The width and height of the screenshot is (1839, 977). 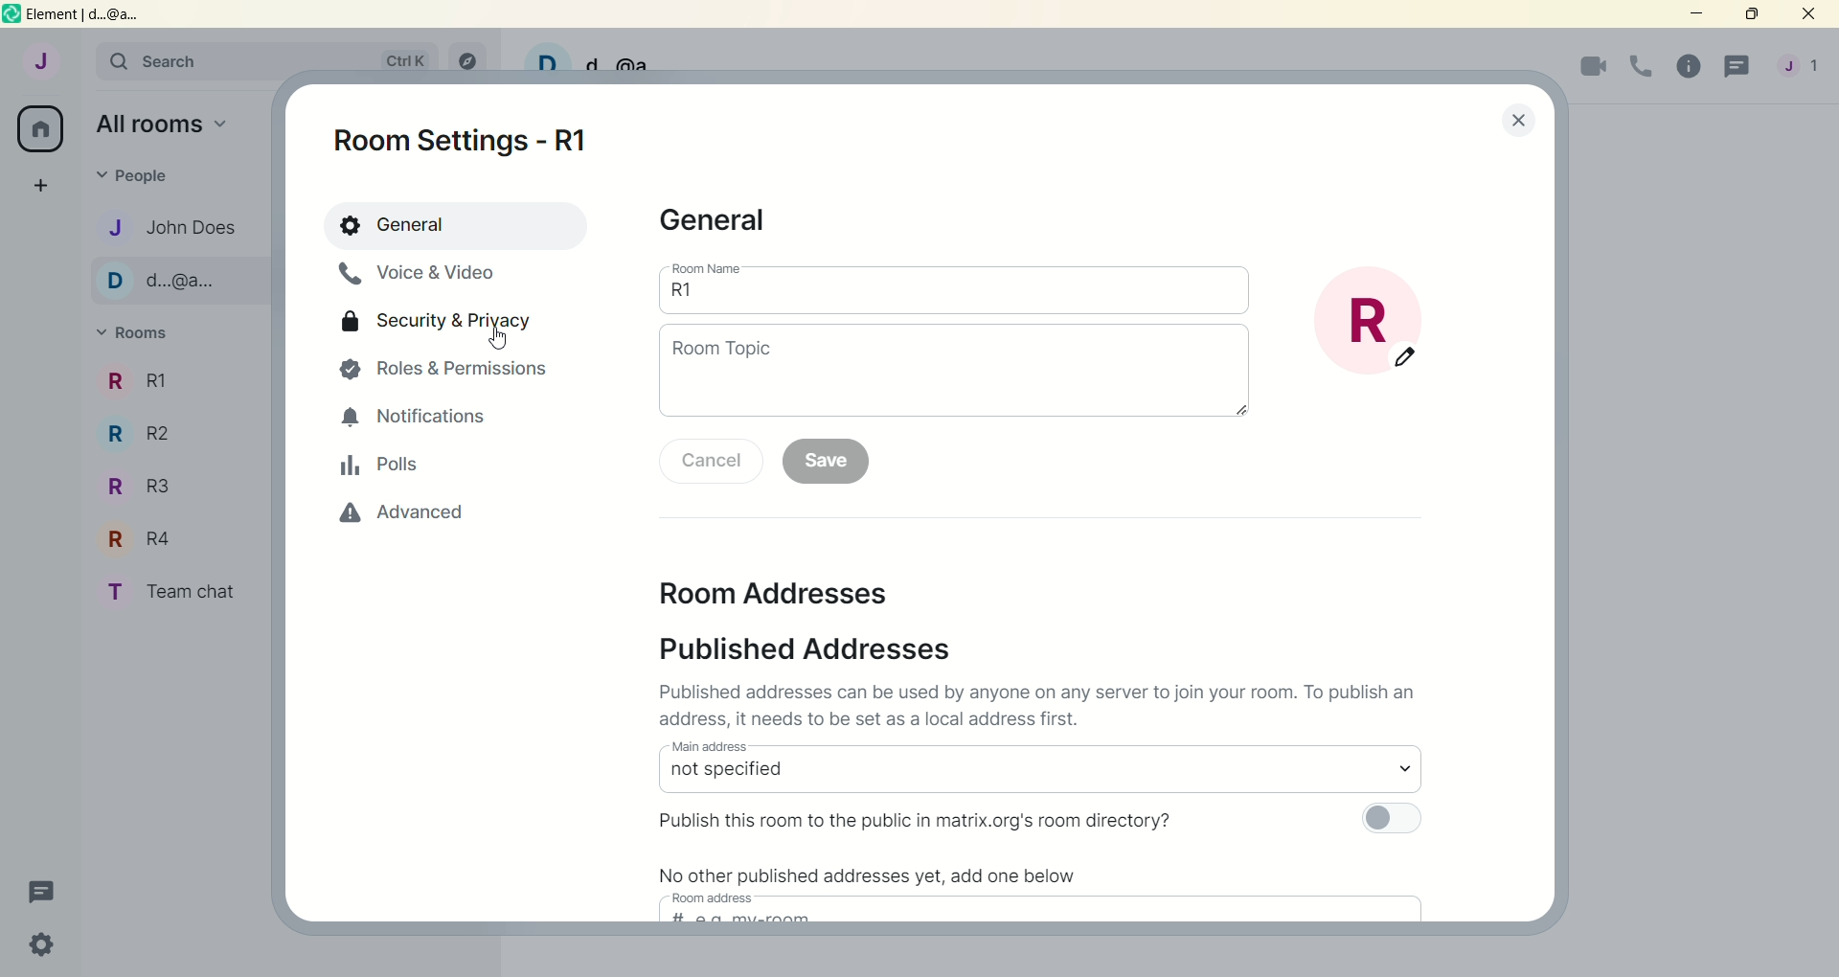 What do you see at coordinates (868, 874) in the screenshot?
I see `No other published addresses yet, add one below` at bounding box center [868, 874].